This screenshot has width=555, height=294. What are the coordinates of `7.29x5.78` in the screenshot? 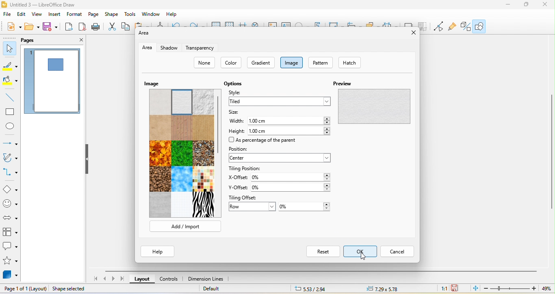 It's located at (384, 289).